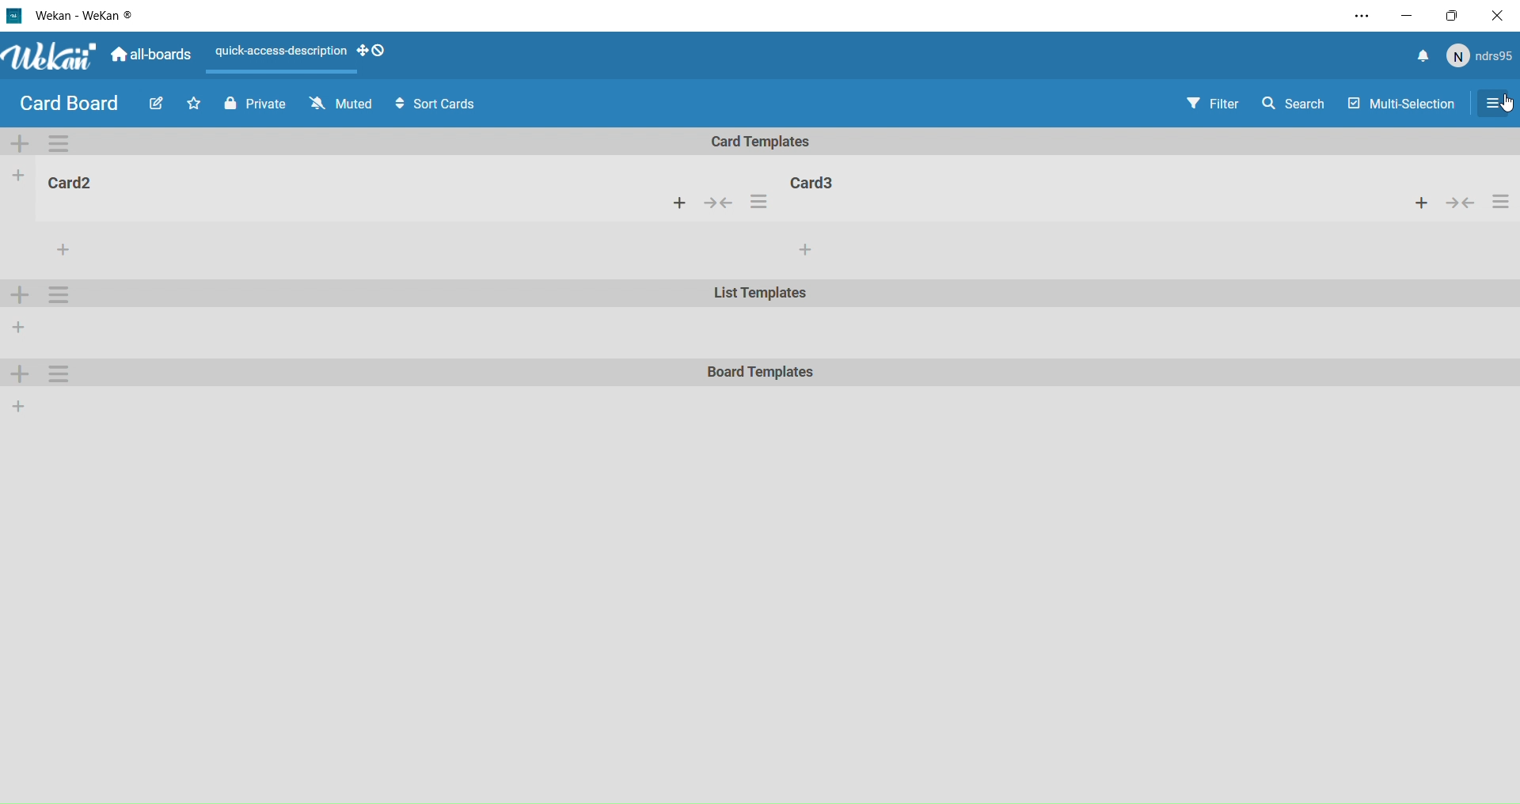 Image resolution: width=1520 pixels, height=804 pixels. What do you see at coordinates (679, 204) in the screenshot?
I see `add` at bounding box center [679, 204].